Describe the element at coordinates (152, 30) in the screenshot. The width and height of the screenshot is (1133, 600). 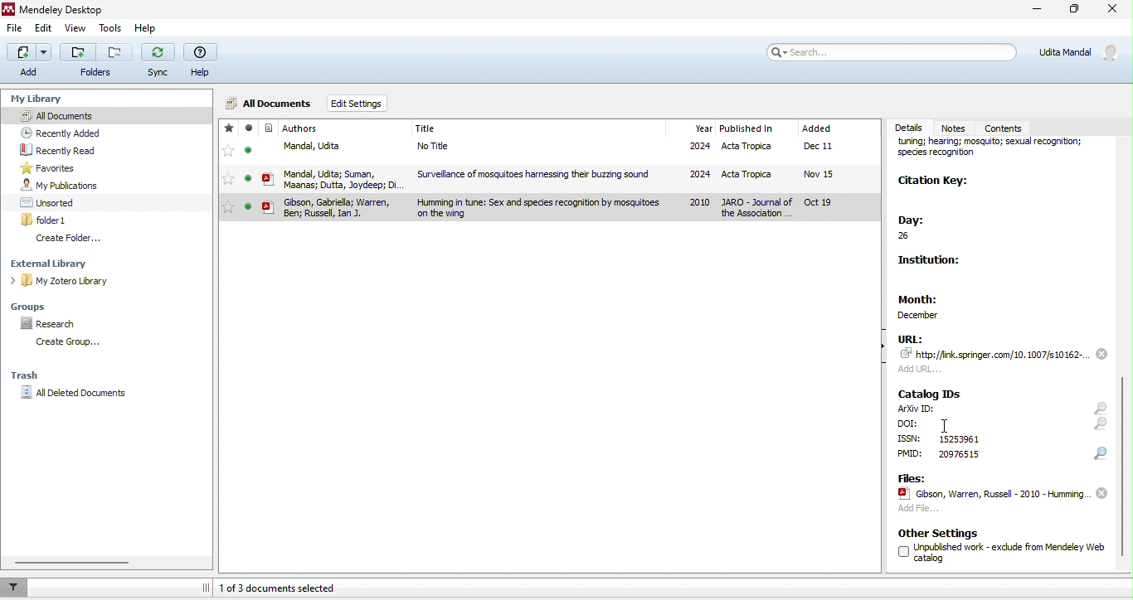
I see `help` at that location.